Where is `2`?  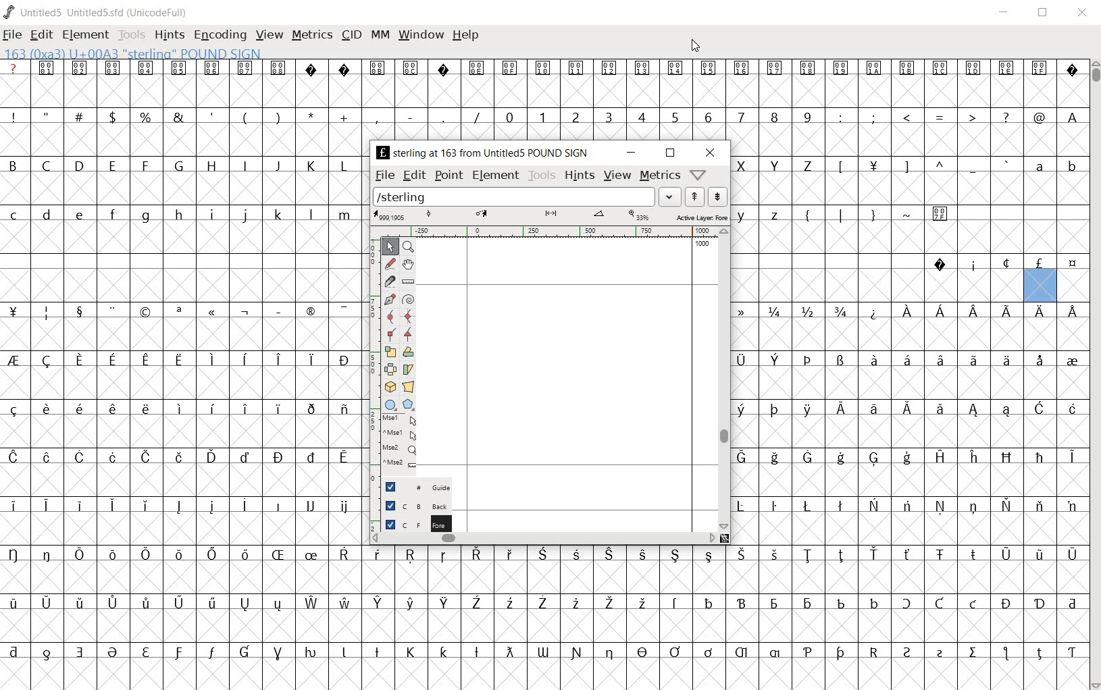 2 is located at coordinates (576, 116).